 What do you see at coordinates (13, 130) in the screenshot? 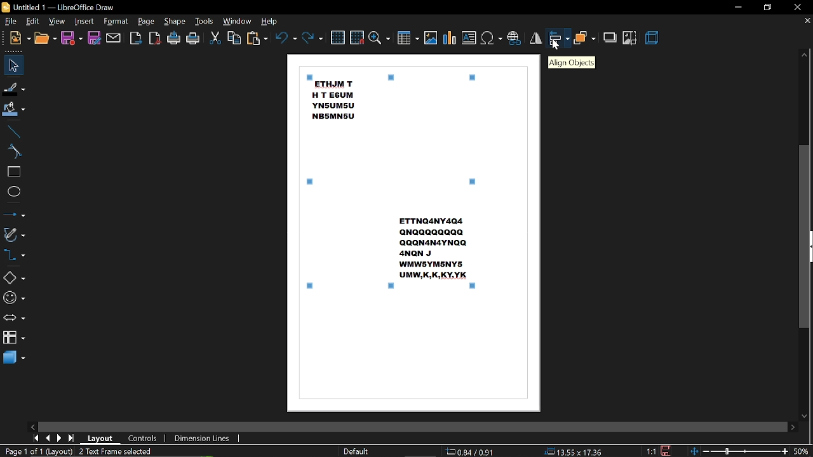
I see `line` at bounding box center [13, 130].